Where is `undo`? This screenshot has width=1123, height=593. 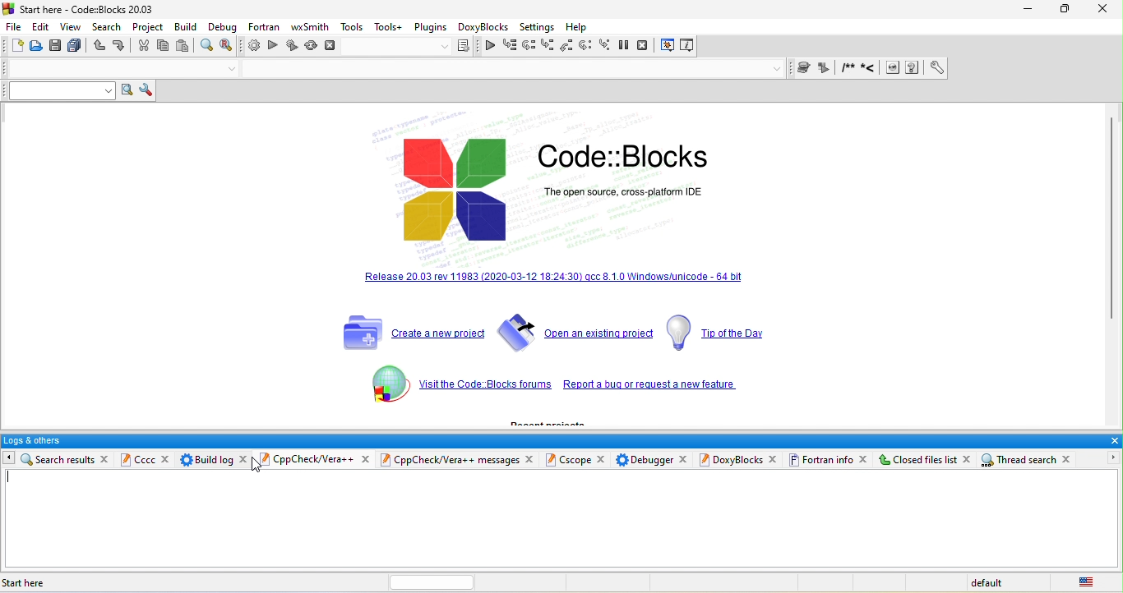 undo is located at coordinates (100, 46).